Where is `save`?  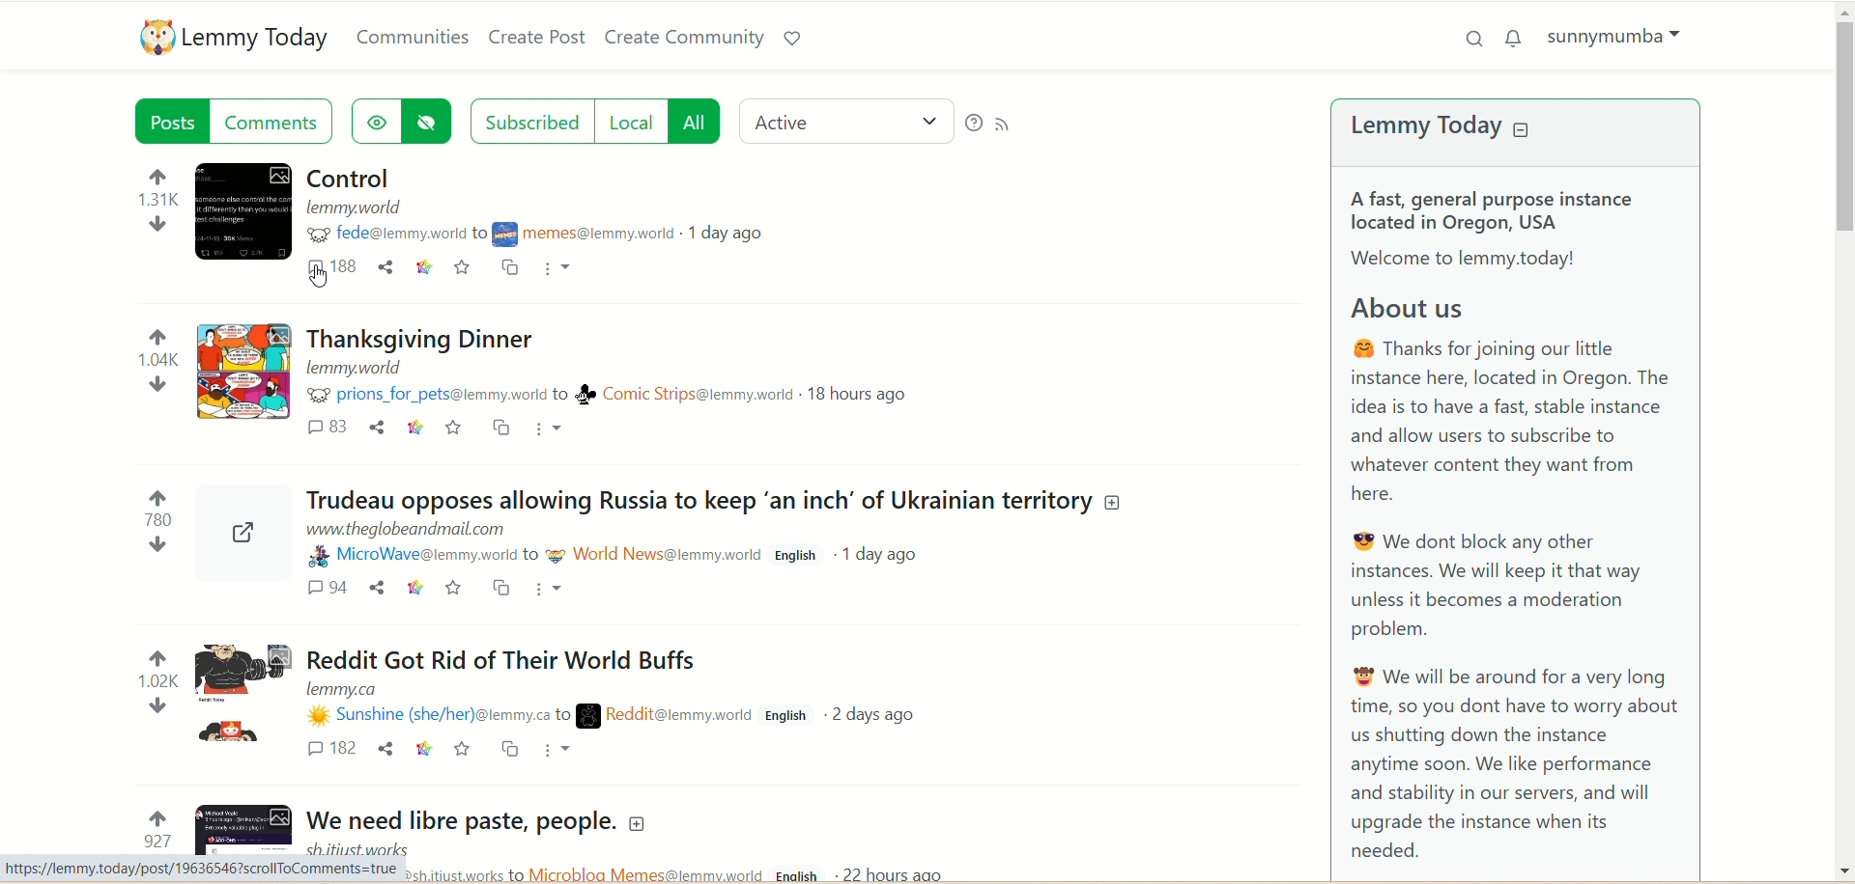 save is located at coordinates (460, 424).